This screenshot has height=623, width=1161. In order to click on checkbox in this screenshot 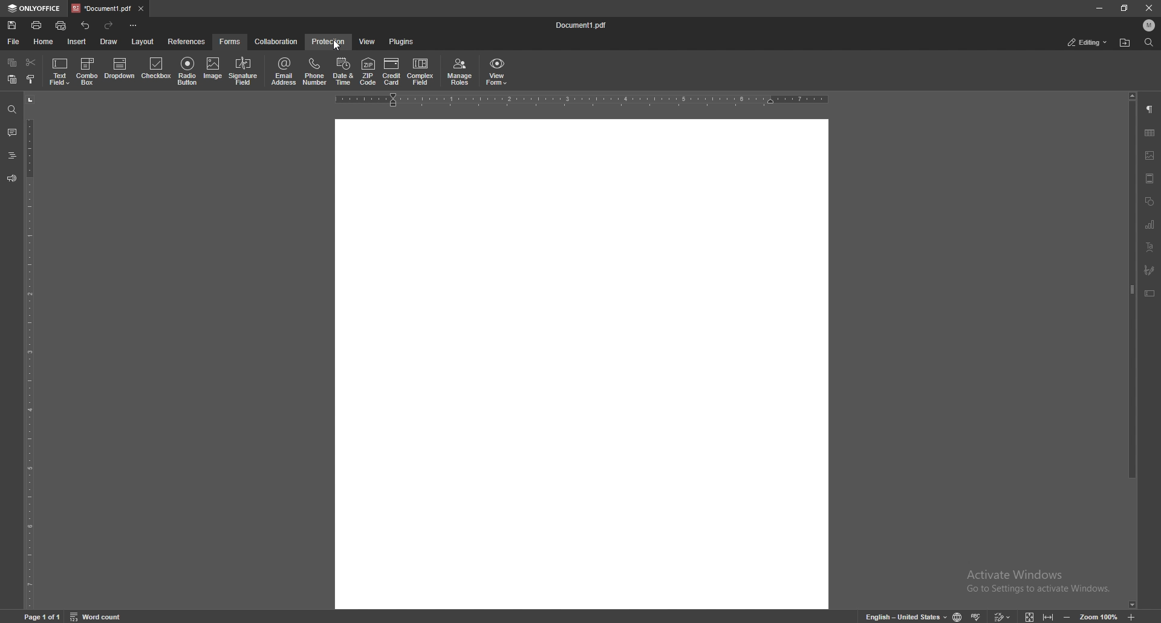, I will do `click(157, 71)`.